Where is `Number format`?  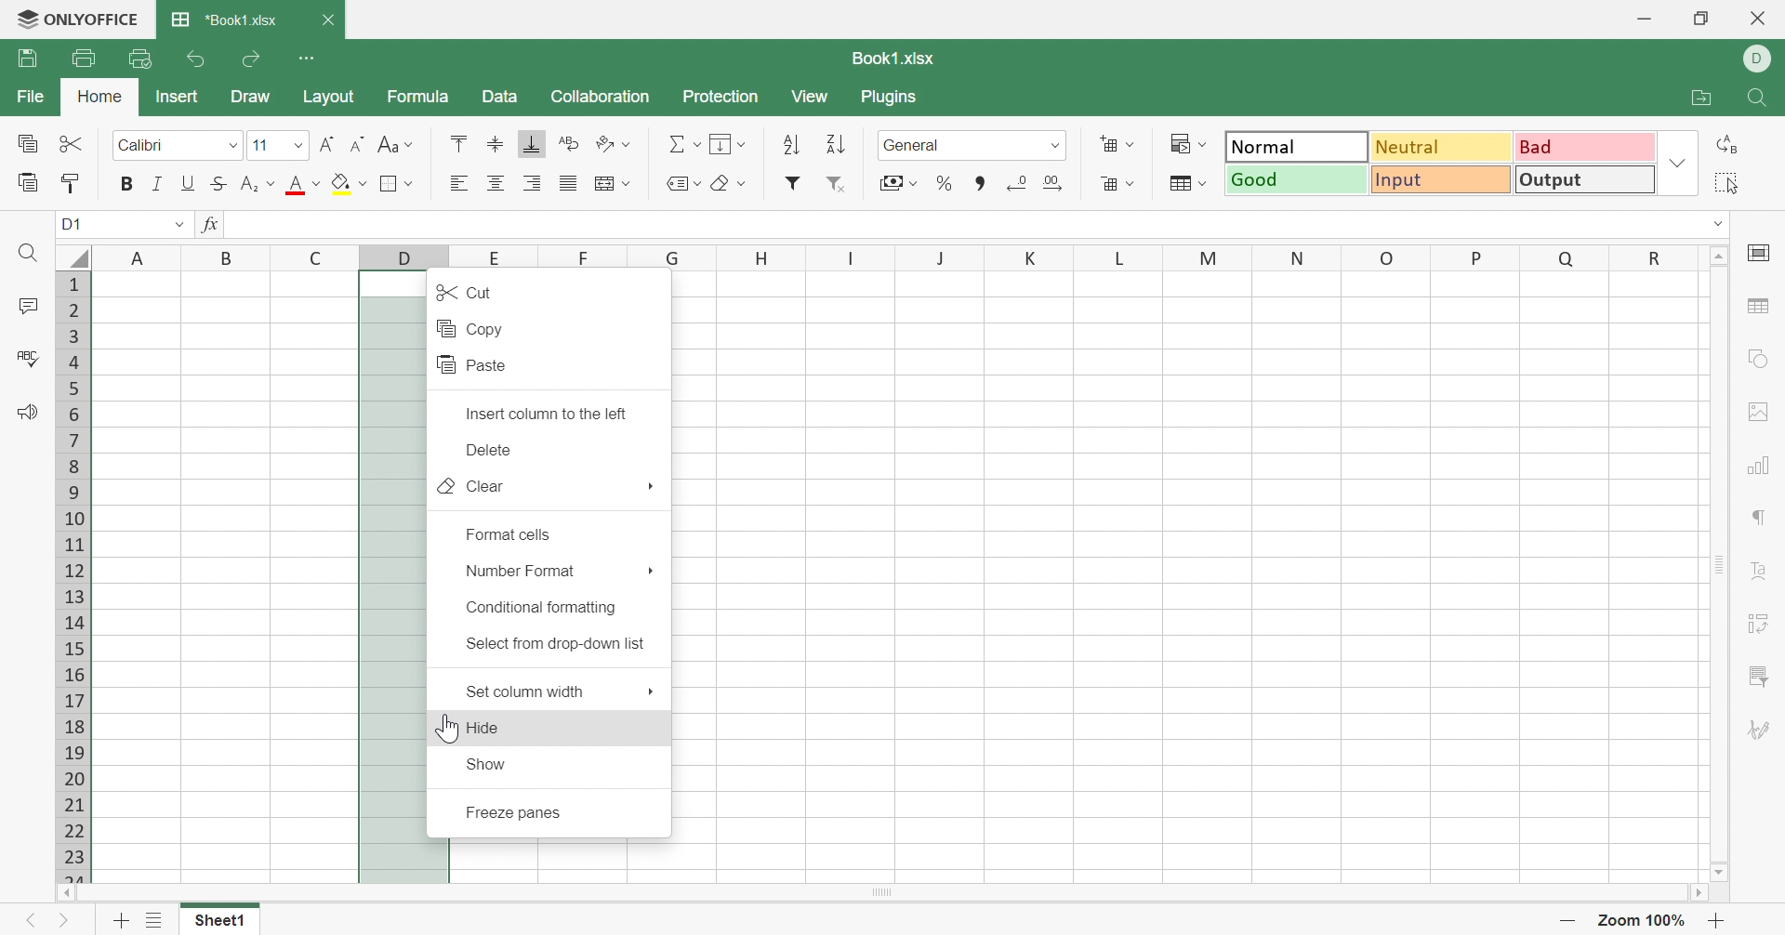 Number format is located at coordinates (522, 573).